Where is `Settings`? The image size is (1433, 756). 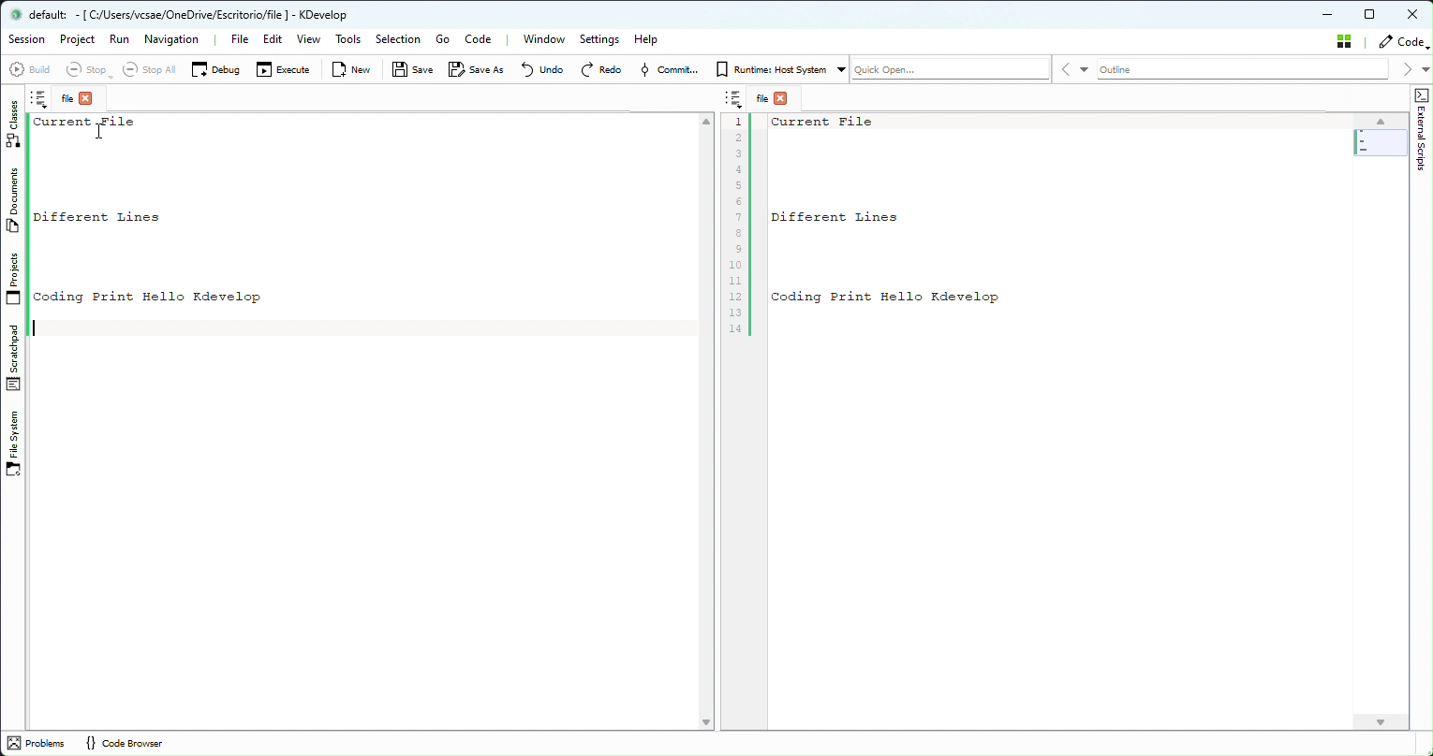 Settings is located at coordinates (605, 41).